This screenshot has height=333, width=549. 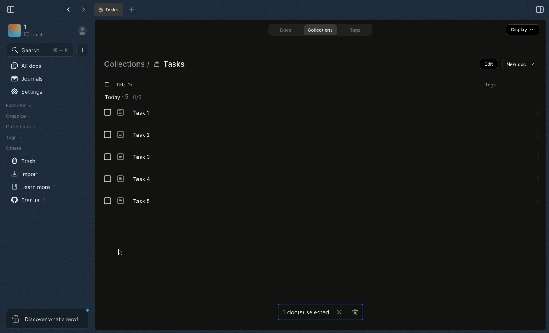 I want to click on Edit, so click(x=489, y=64).